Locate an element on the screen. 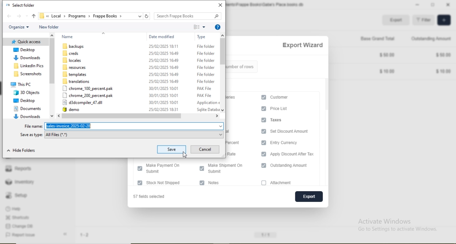 The height and width of the screenshot is (244, 456). Stock Not Shipped is located at coordinates (169, 183).